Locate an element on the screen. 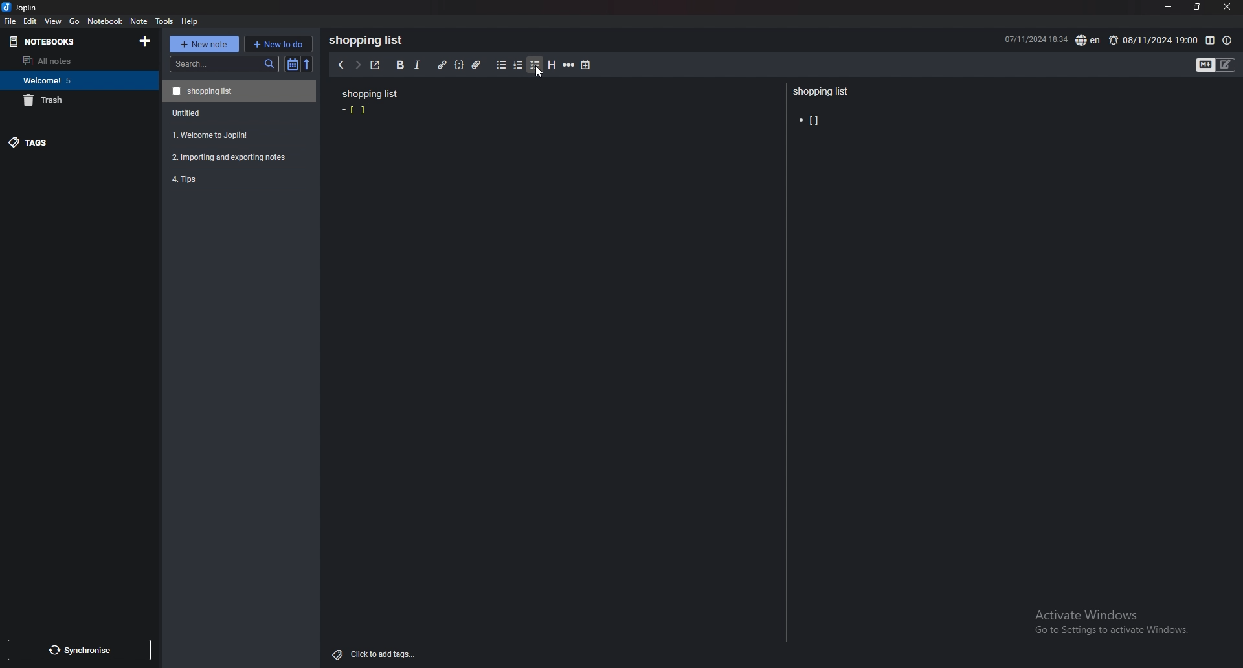 The width and height of the screenshot is (1243, 668). note properties is located at coordinates (1227, 41).